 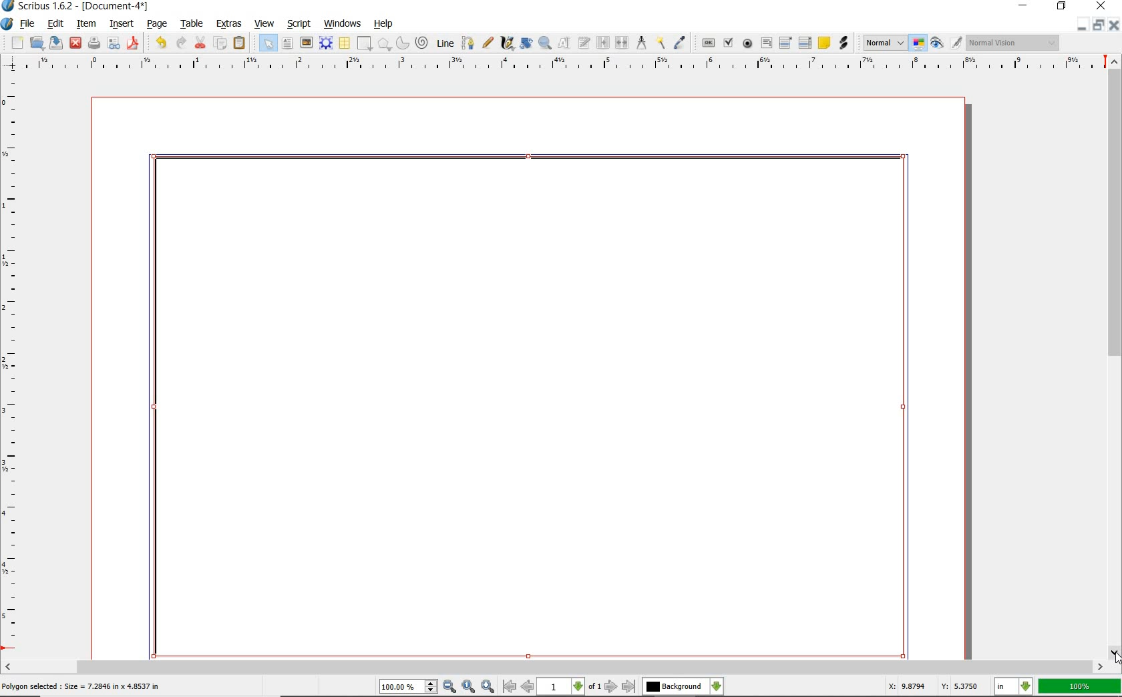 I want to click on save as pdf, so click(x=134, y=43).